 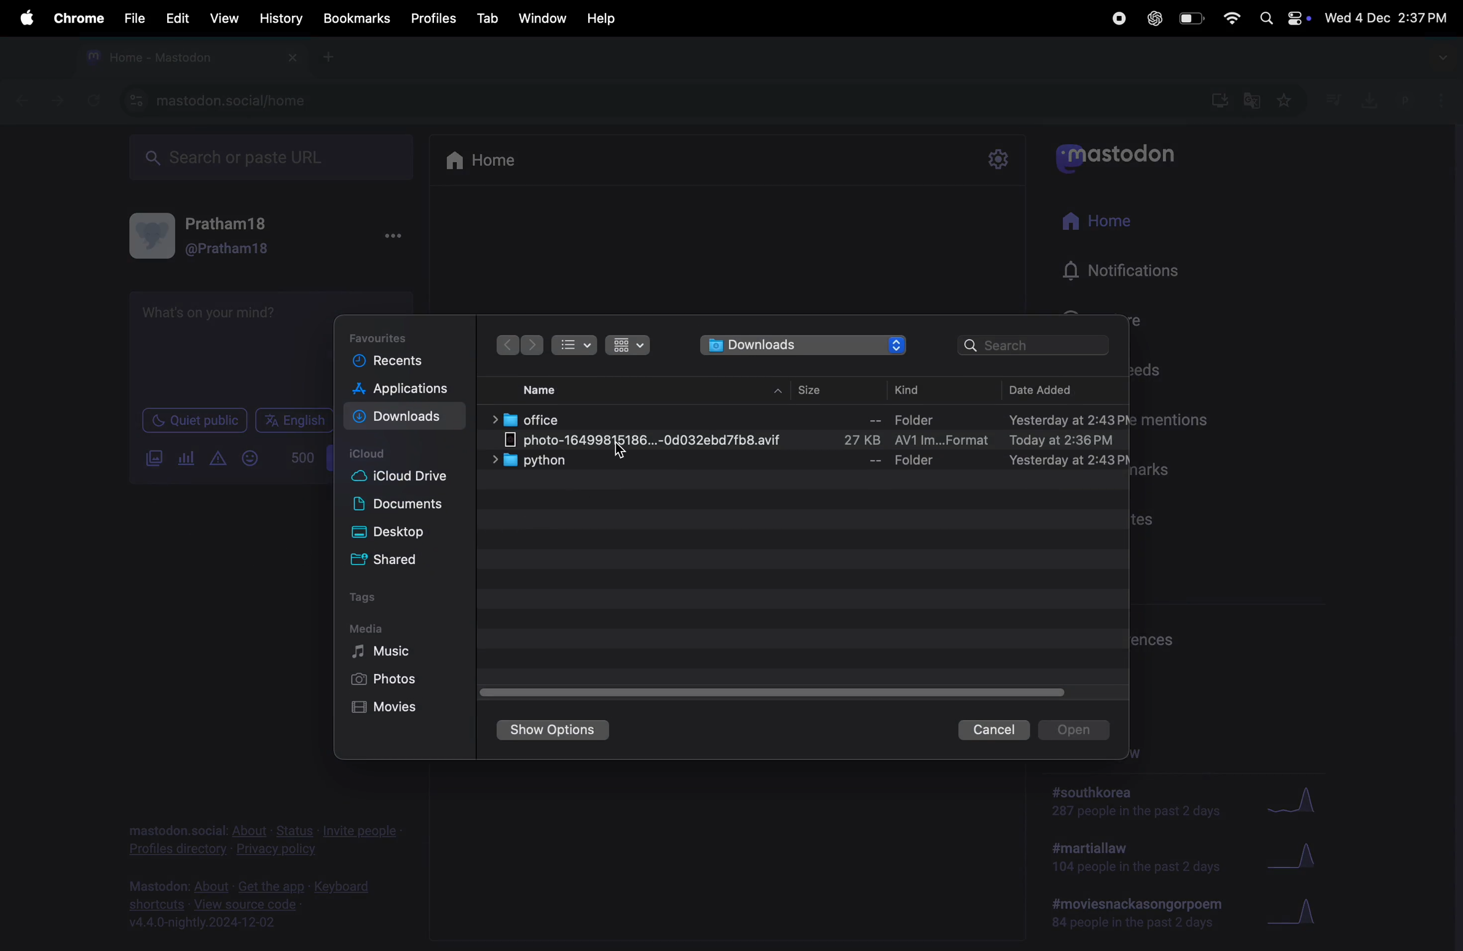 What do you see at coordinates (227, 345) in the screenshot?
I see `text box` at bounding box center [227, 345].